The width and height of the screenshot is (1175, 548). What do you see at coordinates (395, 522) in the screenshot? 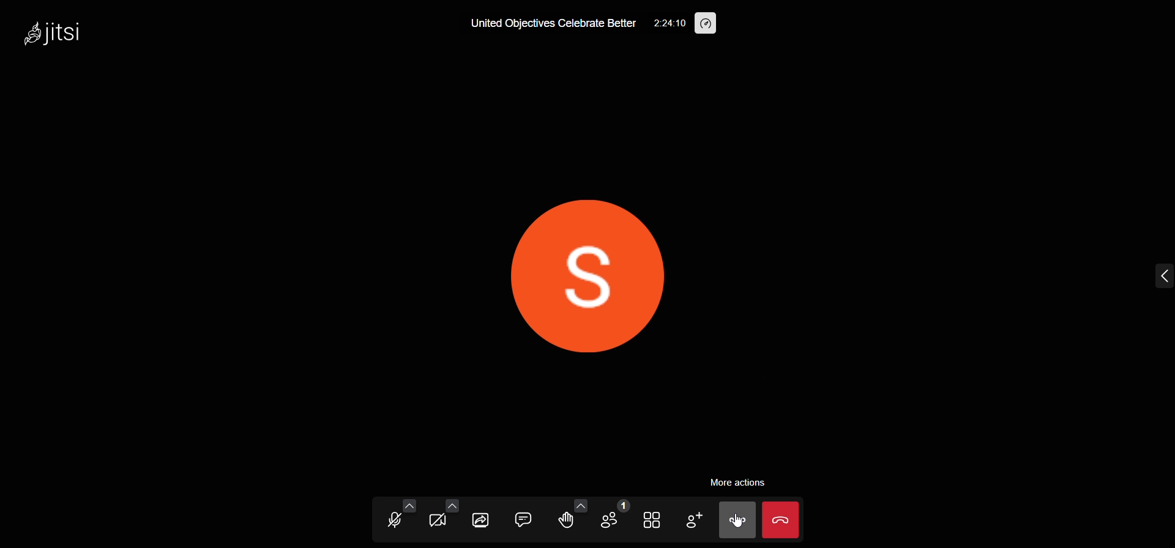
I see `microphone ` at bounding box center [395, 522].